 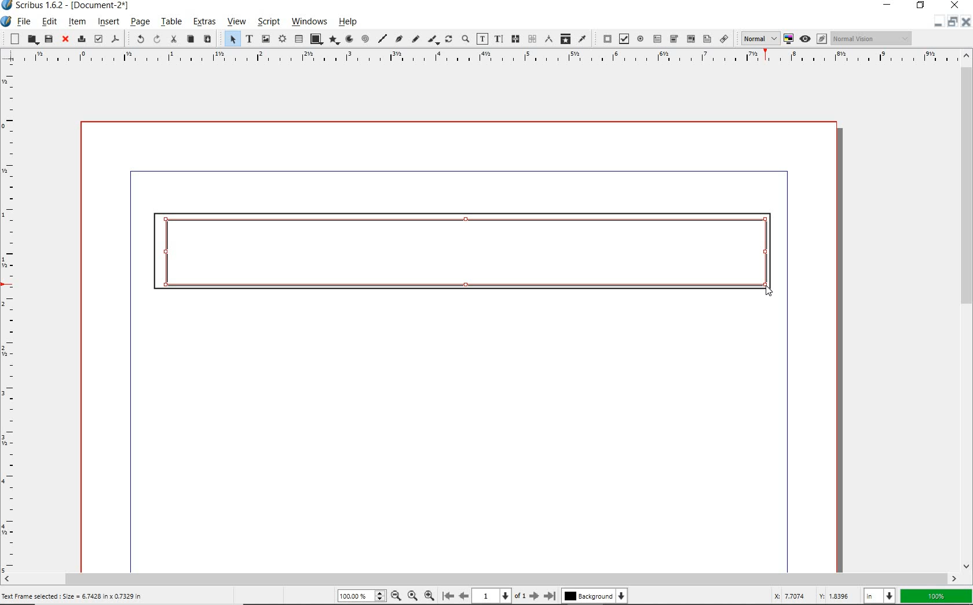 What do you see at coordinates (415, 39) in the screenshot?
I see `freehand line` at bounding box center [415, 39].